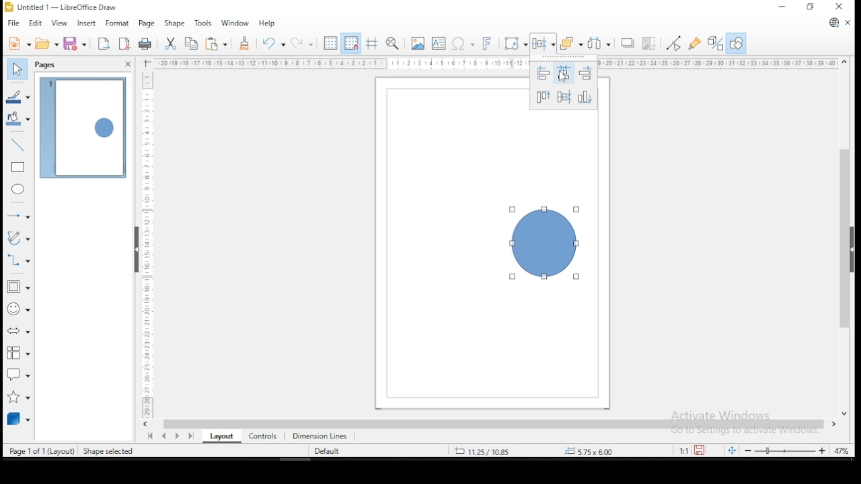 This screenshot has height=484, width=861. Describe the element at coordinates (648, 44) in the screenshot. I see `crop` at that location.